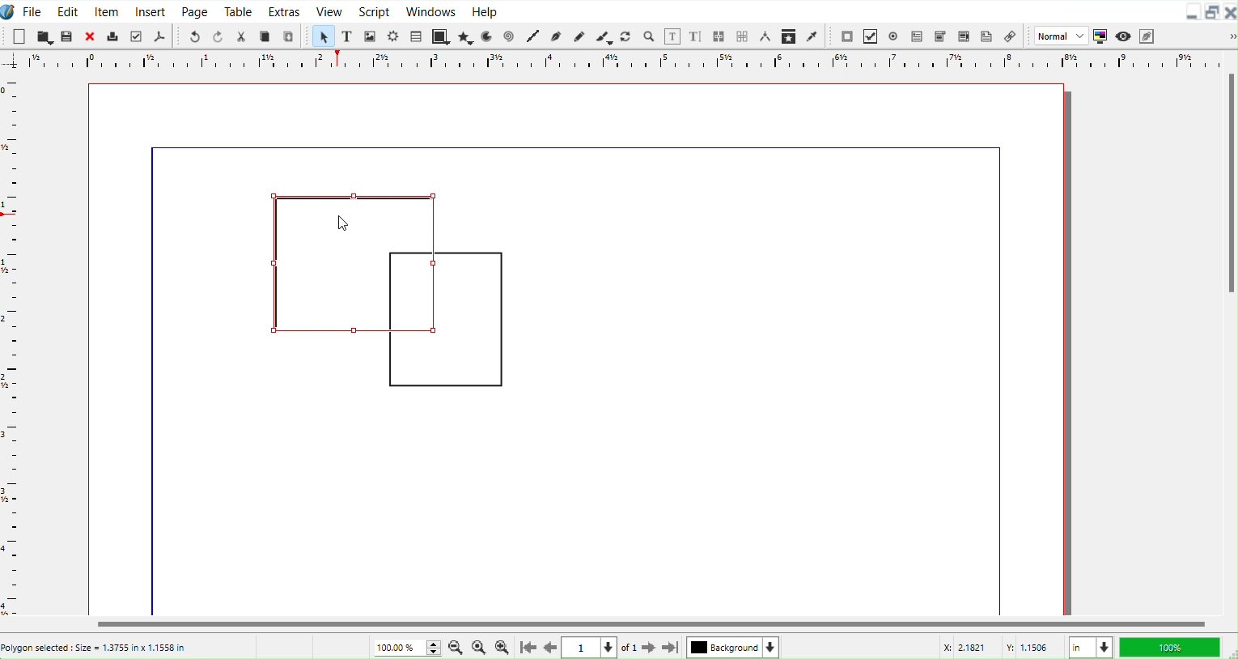 The height and width of the screenshot is (659, 1238). Describe the element at coordinates (45, 36) in the screenshot. I see `Open` at that location.